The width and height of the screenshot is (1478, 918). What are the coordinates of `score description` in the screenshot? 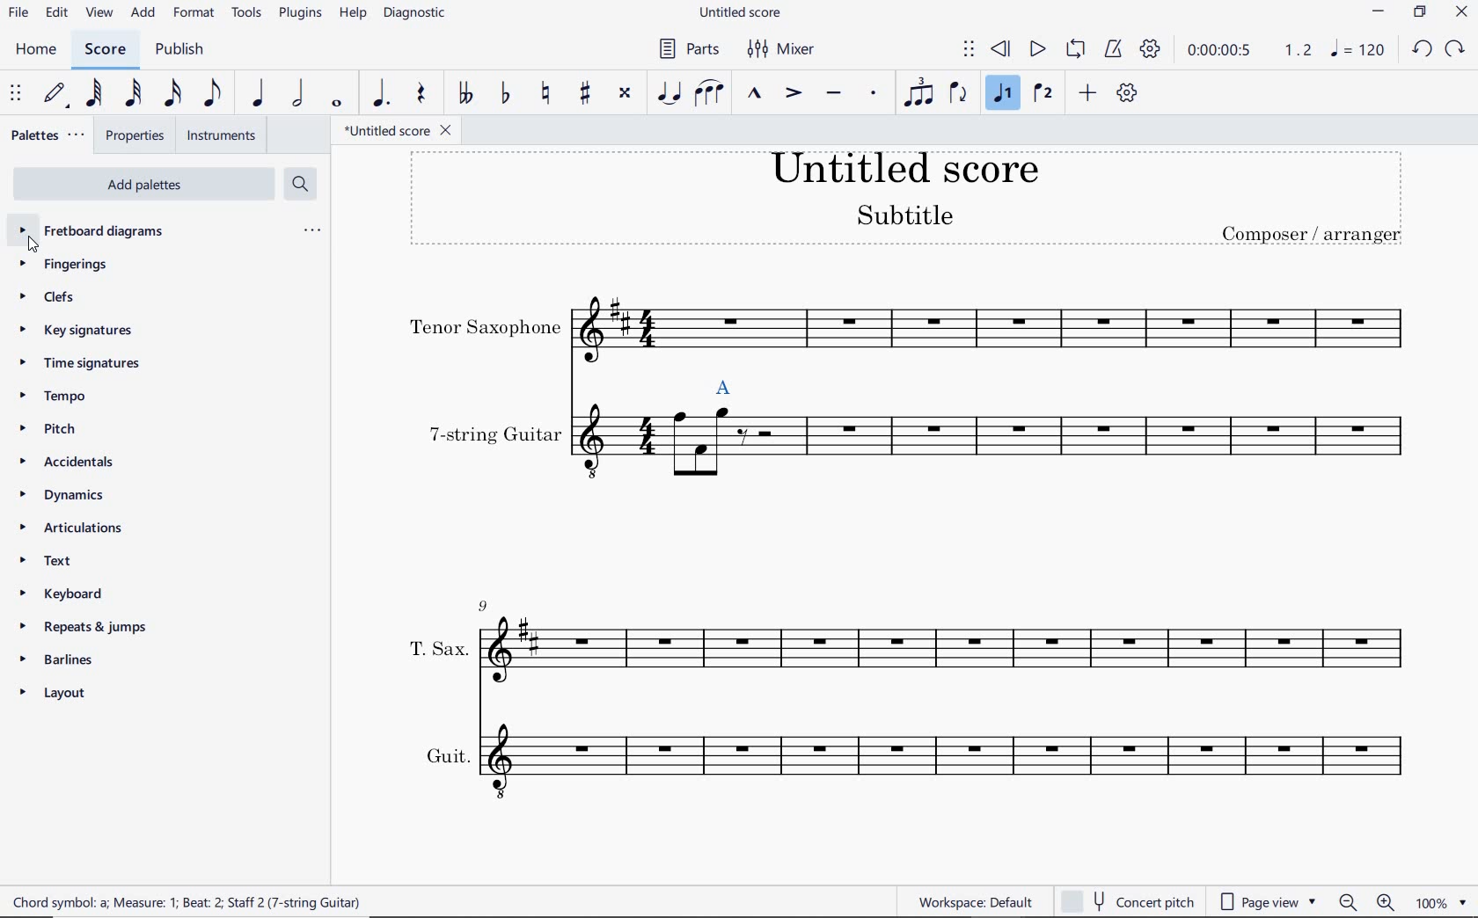 It's located at (189, 900).